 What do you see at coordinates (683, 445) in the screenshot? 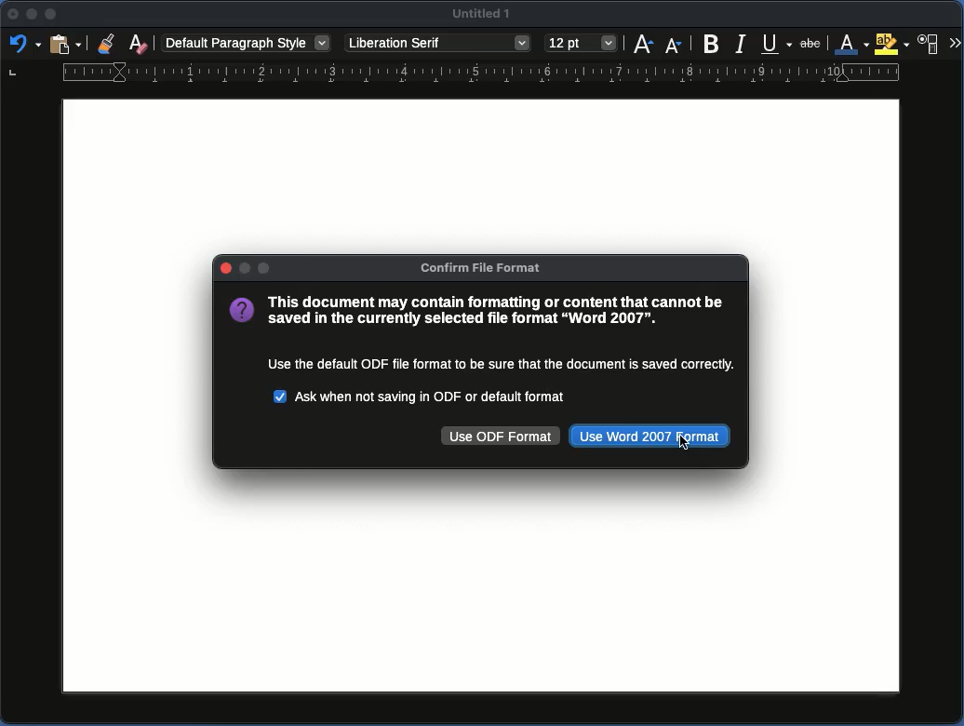
I see `Cursor` at bounding box center [683, 445].